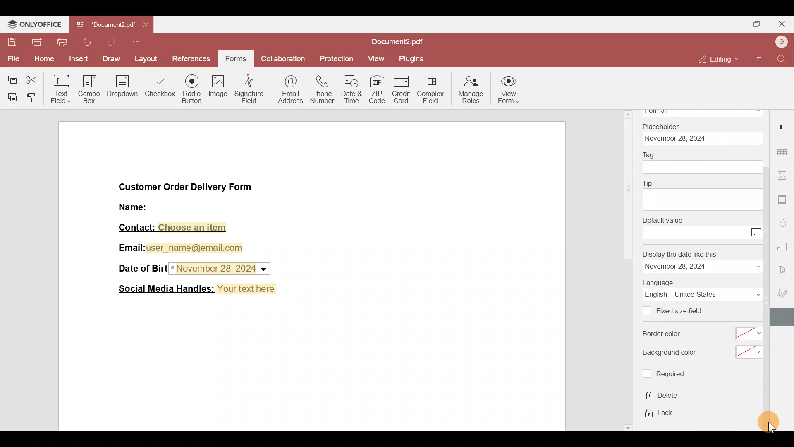 This screenshot has width=794, height=447. What do you see at coordinates (62, 41) in the screenshot?
I see `Quick print` at bounding box center [62, 41].